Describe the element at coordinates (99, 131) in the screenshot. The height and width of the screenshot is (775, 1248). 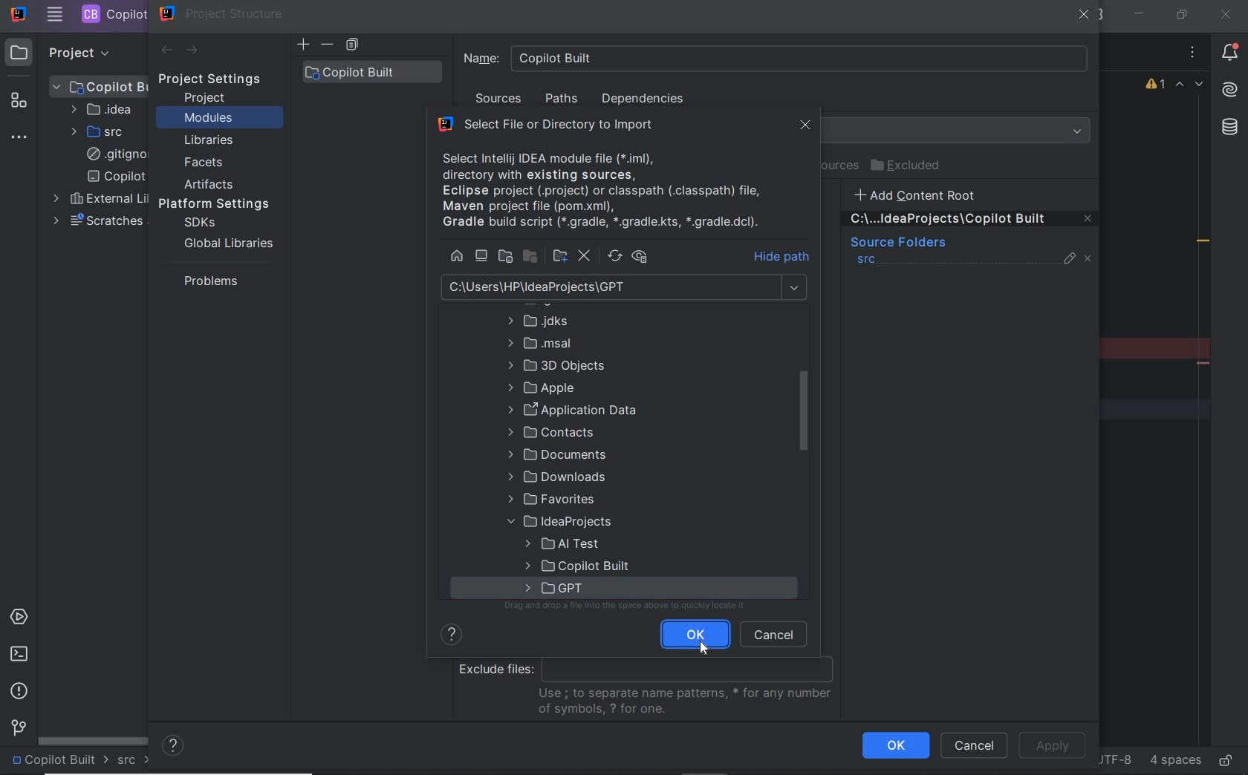
I see `SRC` at that location.